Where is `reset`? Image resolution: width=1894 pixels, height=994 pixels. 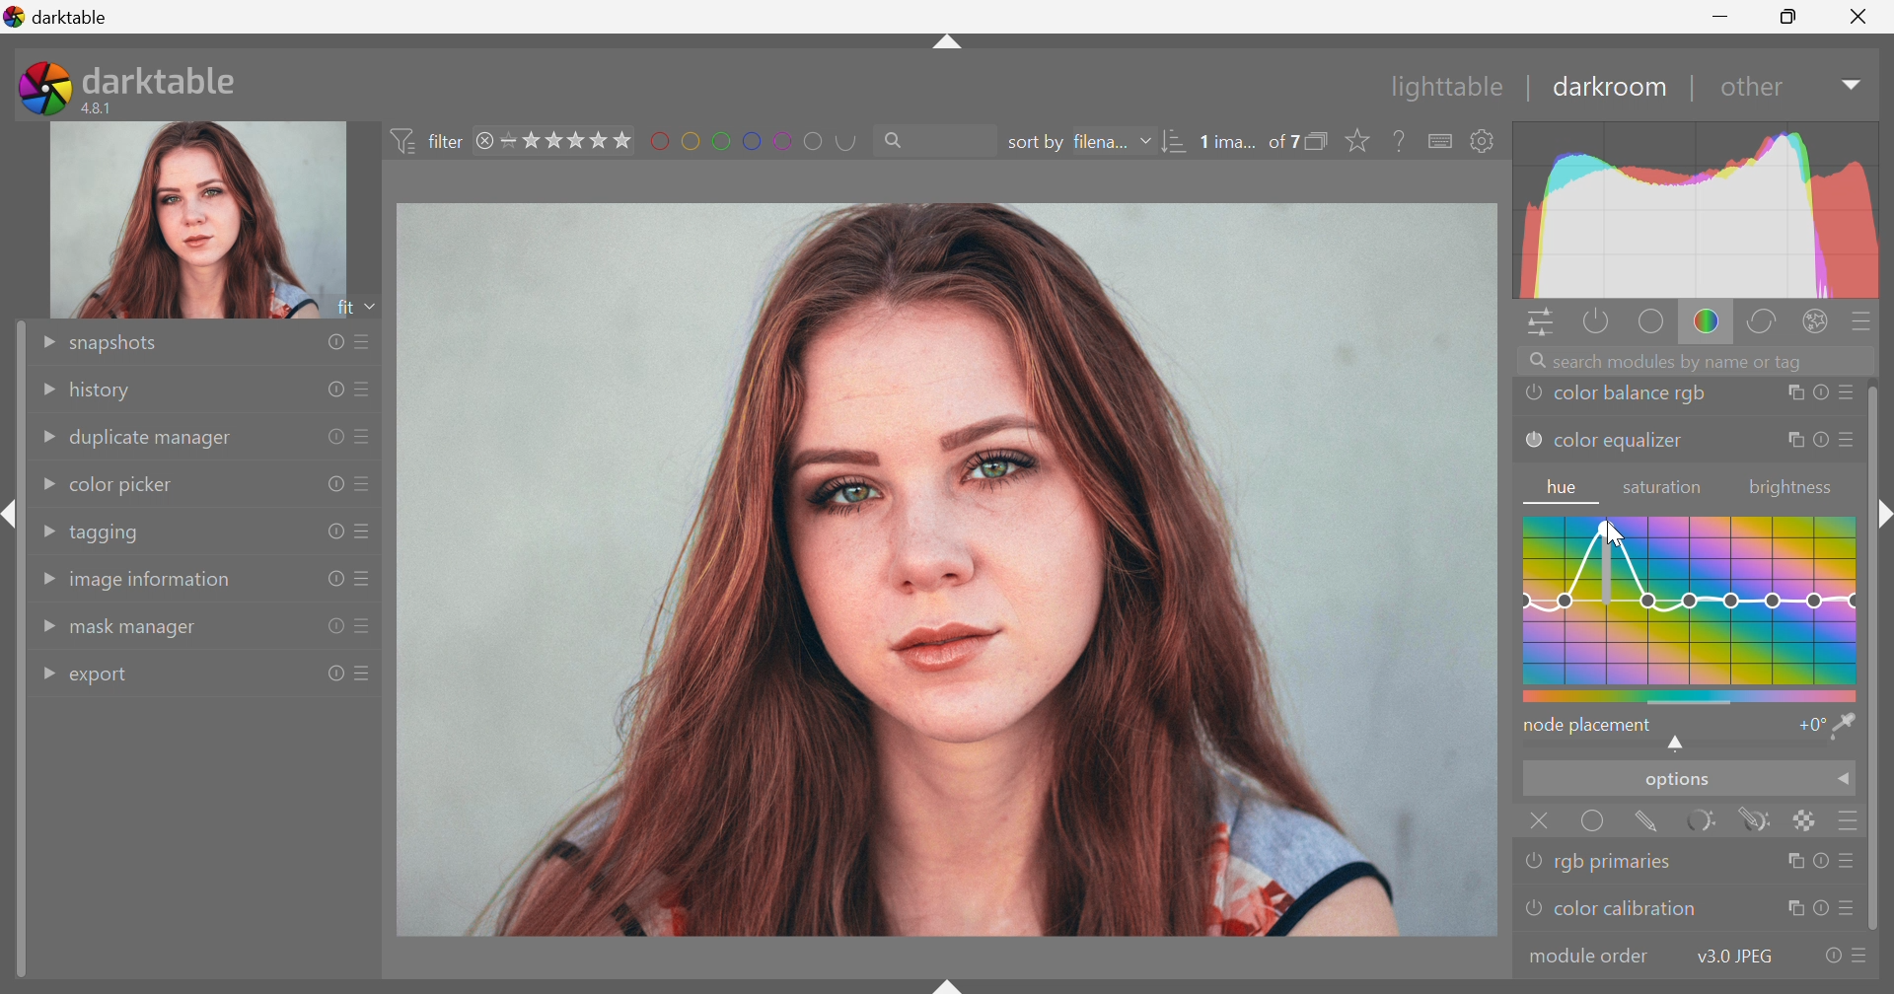 reset is located at coordinates (329, 484).